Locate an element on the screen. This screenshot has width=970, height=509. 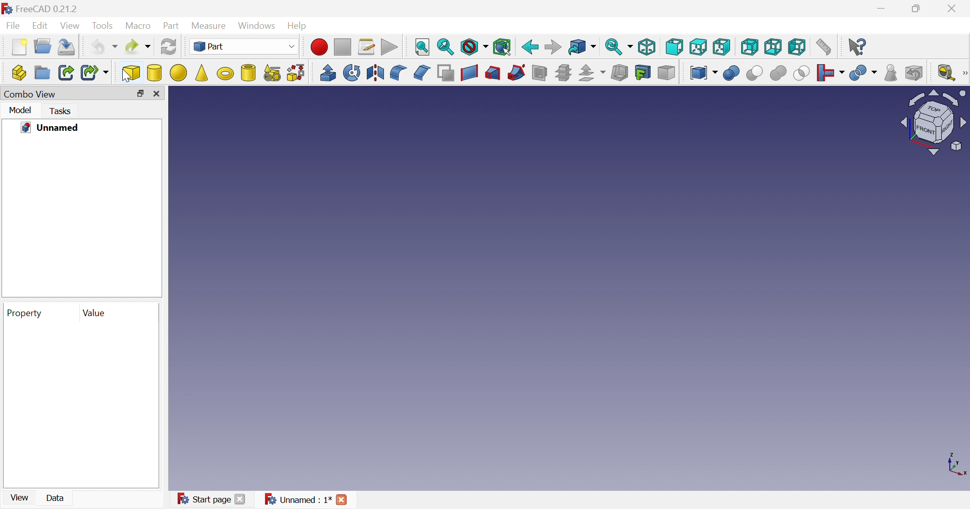
Measure distance is located at coordinates (823, 47).